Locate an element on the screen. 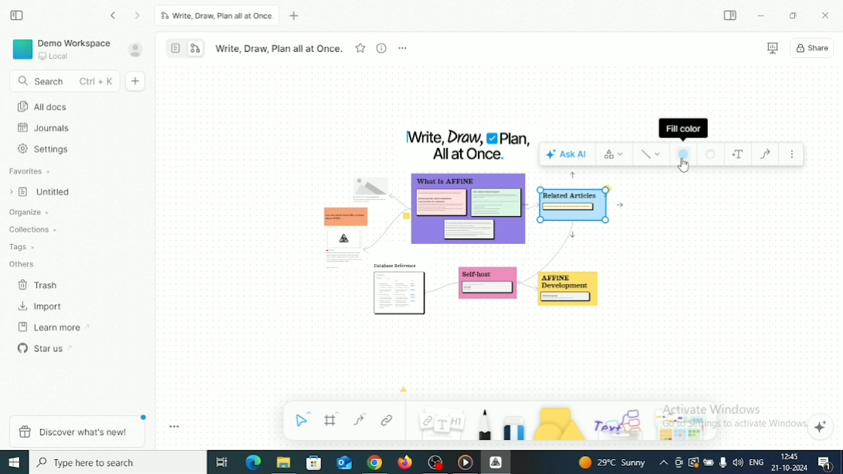 This screenshot has width=843, height=474. Link is located at coordinates (388, 420).